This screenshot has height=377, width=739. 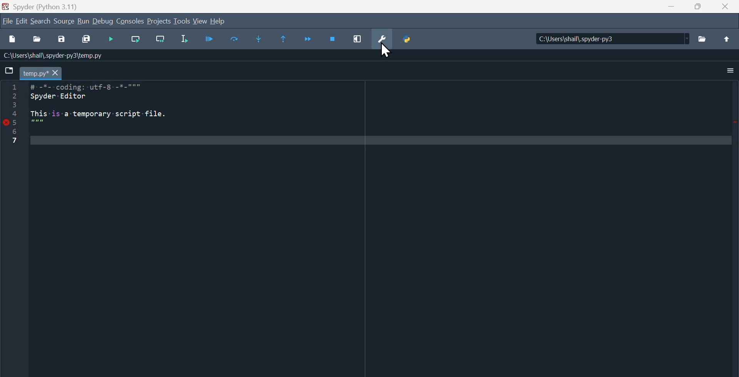 What do you see at coordinates (159, 22) in the screenshot?
I see `Projects` at bounding box center [159, 22].